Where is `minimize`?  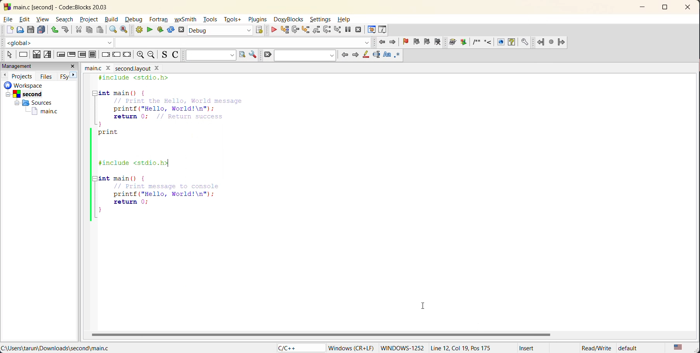 minimize is located at coordinates (642, 8).